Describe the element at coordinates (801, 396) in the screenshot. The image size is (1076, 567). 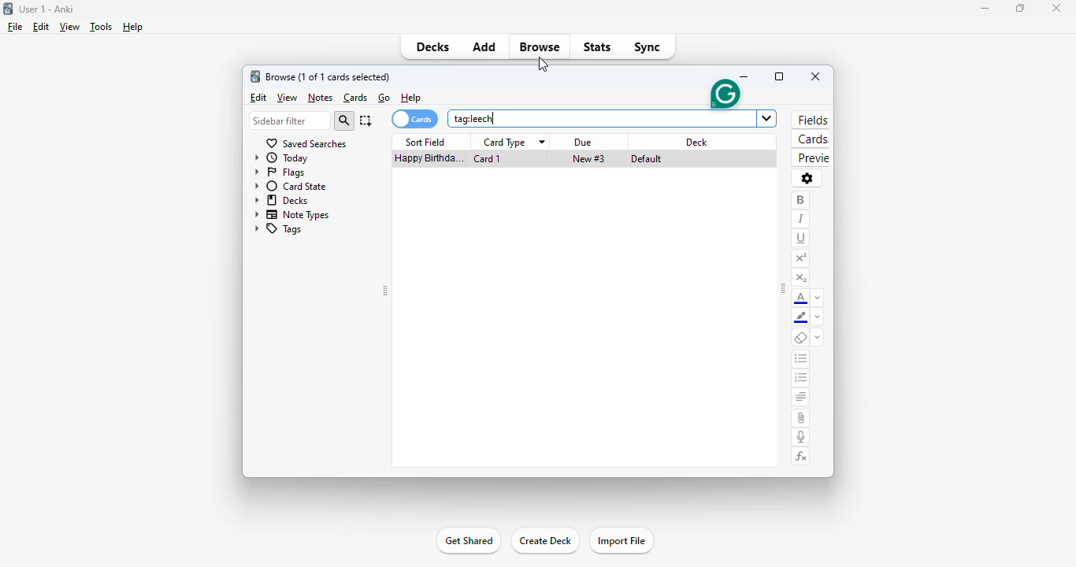
I see `alignment` at that location.